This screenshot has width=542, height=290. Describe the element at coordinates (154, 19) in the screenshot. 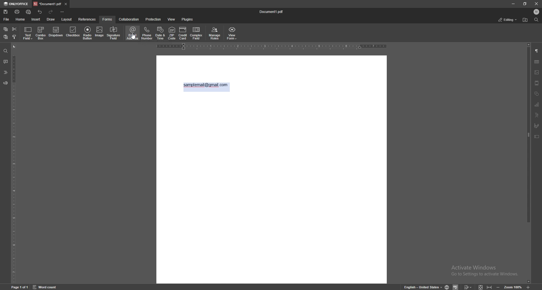

I see `protection` at that location.